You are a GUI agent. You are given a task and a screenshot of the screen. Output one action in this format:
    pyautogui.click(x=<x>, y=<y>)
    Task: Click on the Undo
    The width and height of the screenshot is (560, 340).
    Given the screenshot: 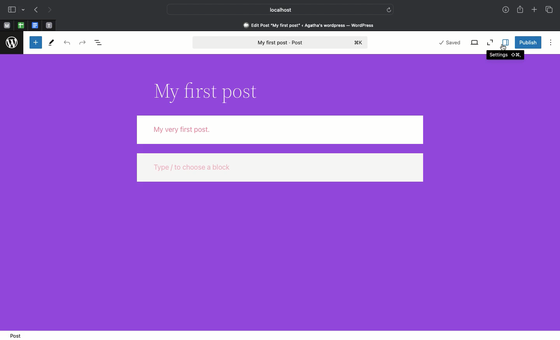 What is the action you would take?
    pyautogui.click(x=67, y=42)
    